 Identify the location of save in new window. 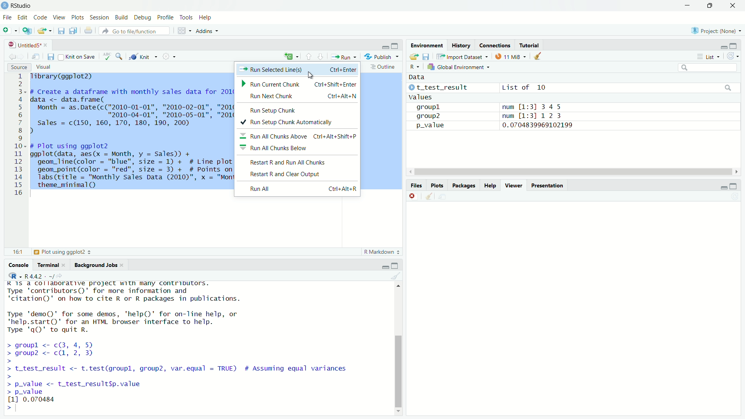
(36, 55).